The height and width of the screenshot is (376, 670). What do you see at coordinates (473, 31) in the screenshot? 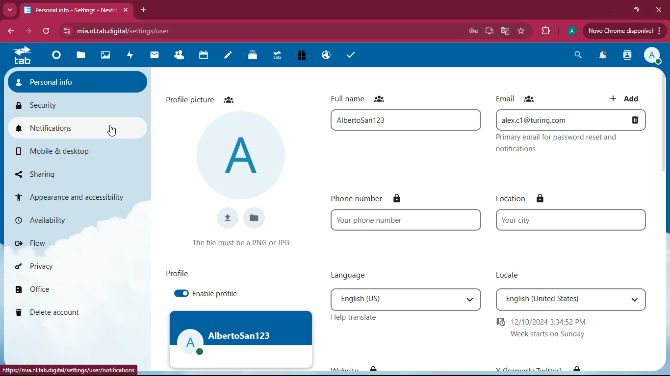
I see `manage password` at bounding box center [473, 31].